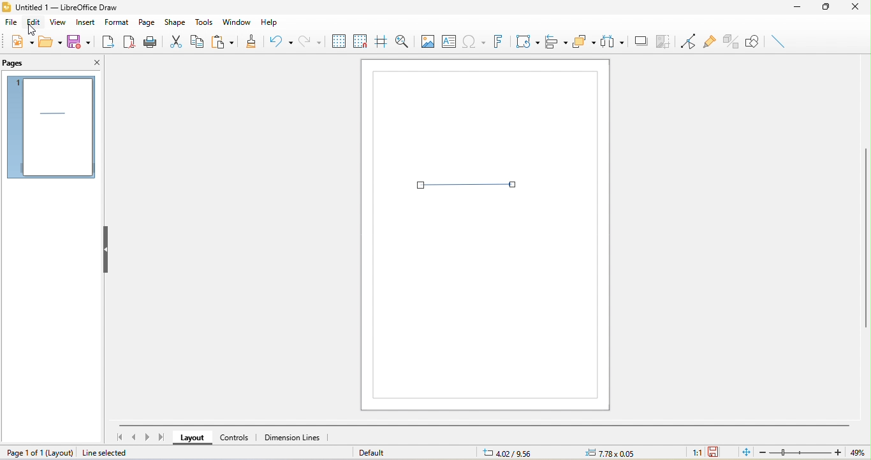 This screenshot has width=871, height=460. What do you see at coordinates (18, 63) in the screenshot?
I see `pages` at bounding box center [18, 63].